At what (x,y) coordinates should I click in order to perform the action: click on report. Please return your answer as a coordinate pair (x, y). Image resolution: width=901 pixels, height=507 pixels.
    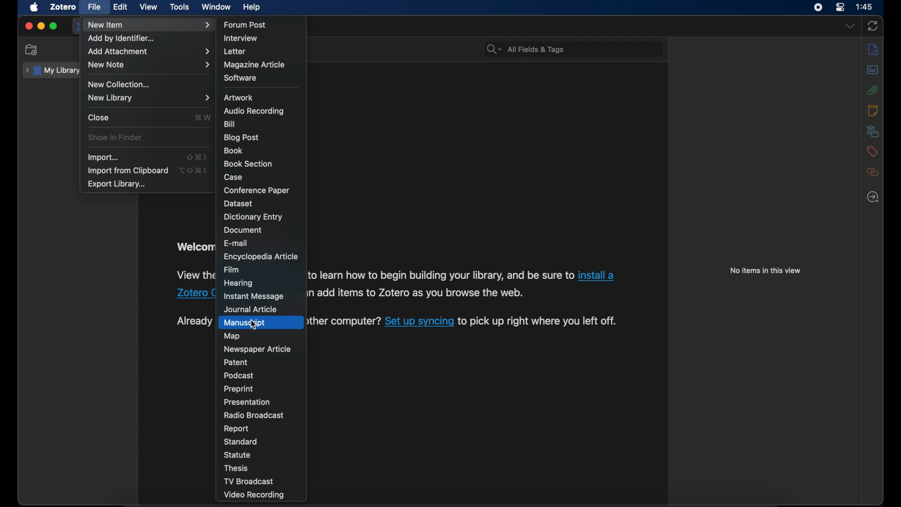
    Looking at the image, I should click on (237, 429).